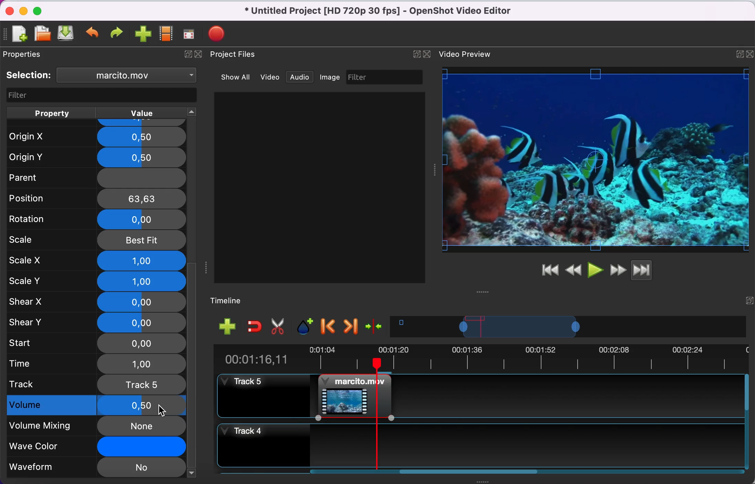 The height and width of the screenshot is (484, 755). I want to click on waveform no, so click(96, 468).